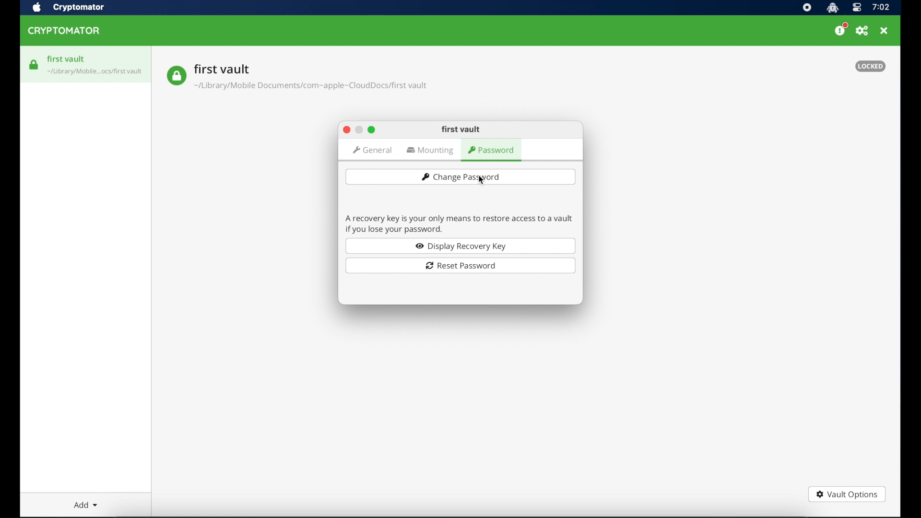 Image resolution: width=921 pixels, height=518 pixels. I want to click on cryptomator icon, so click(832, 8).